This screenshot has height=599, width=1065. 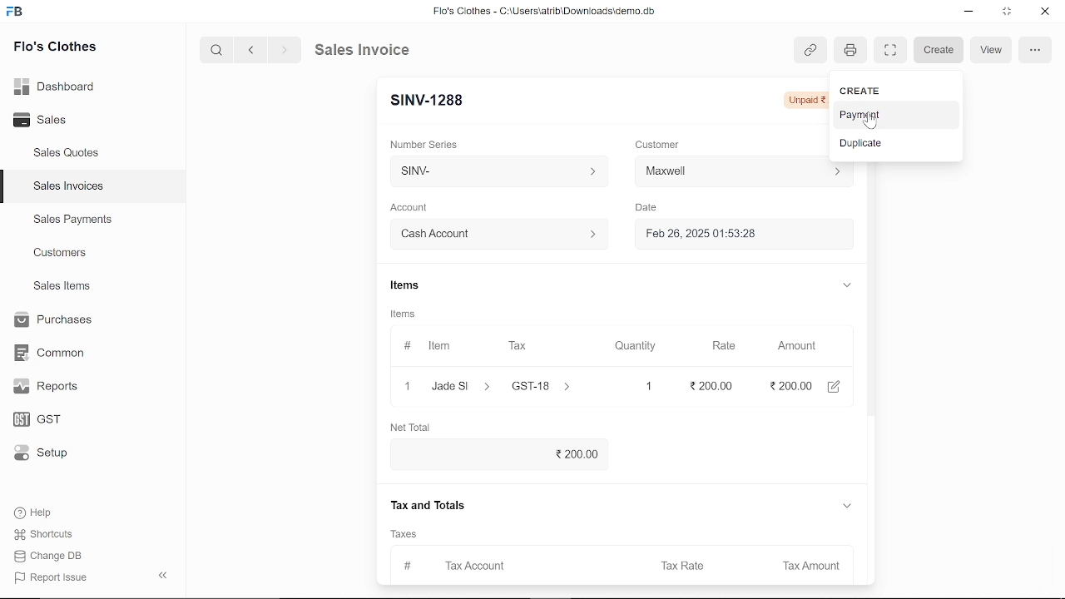 I want to click on close, so click(x=406, y=385).